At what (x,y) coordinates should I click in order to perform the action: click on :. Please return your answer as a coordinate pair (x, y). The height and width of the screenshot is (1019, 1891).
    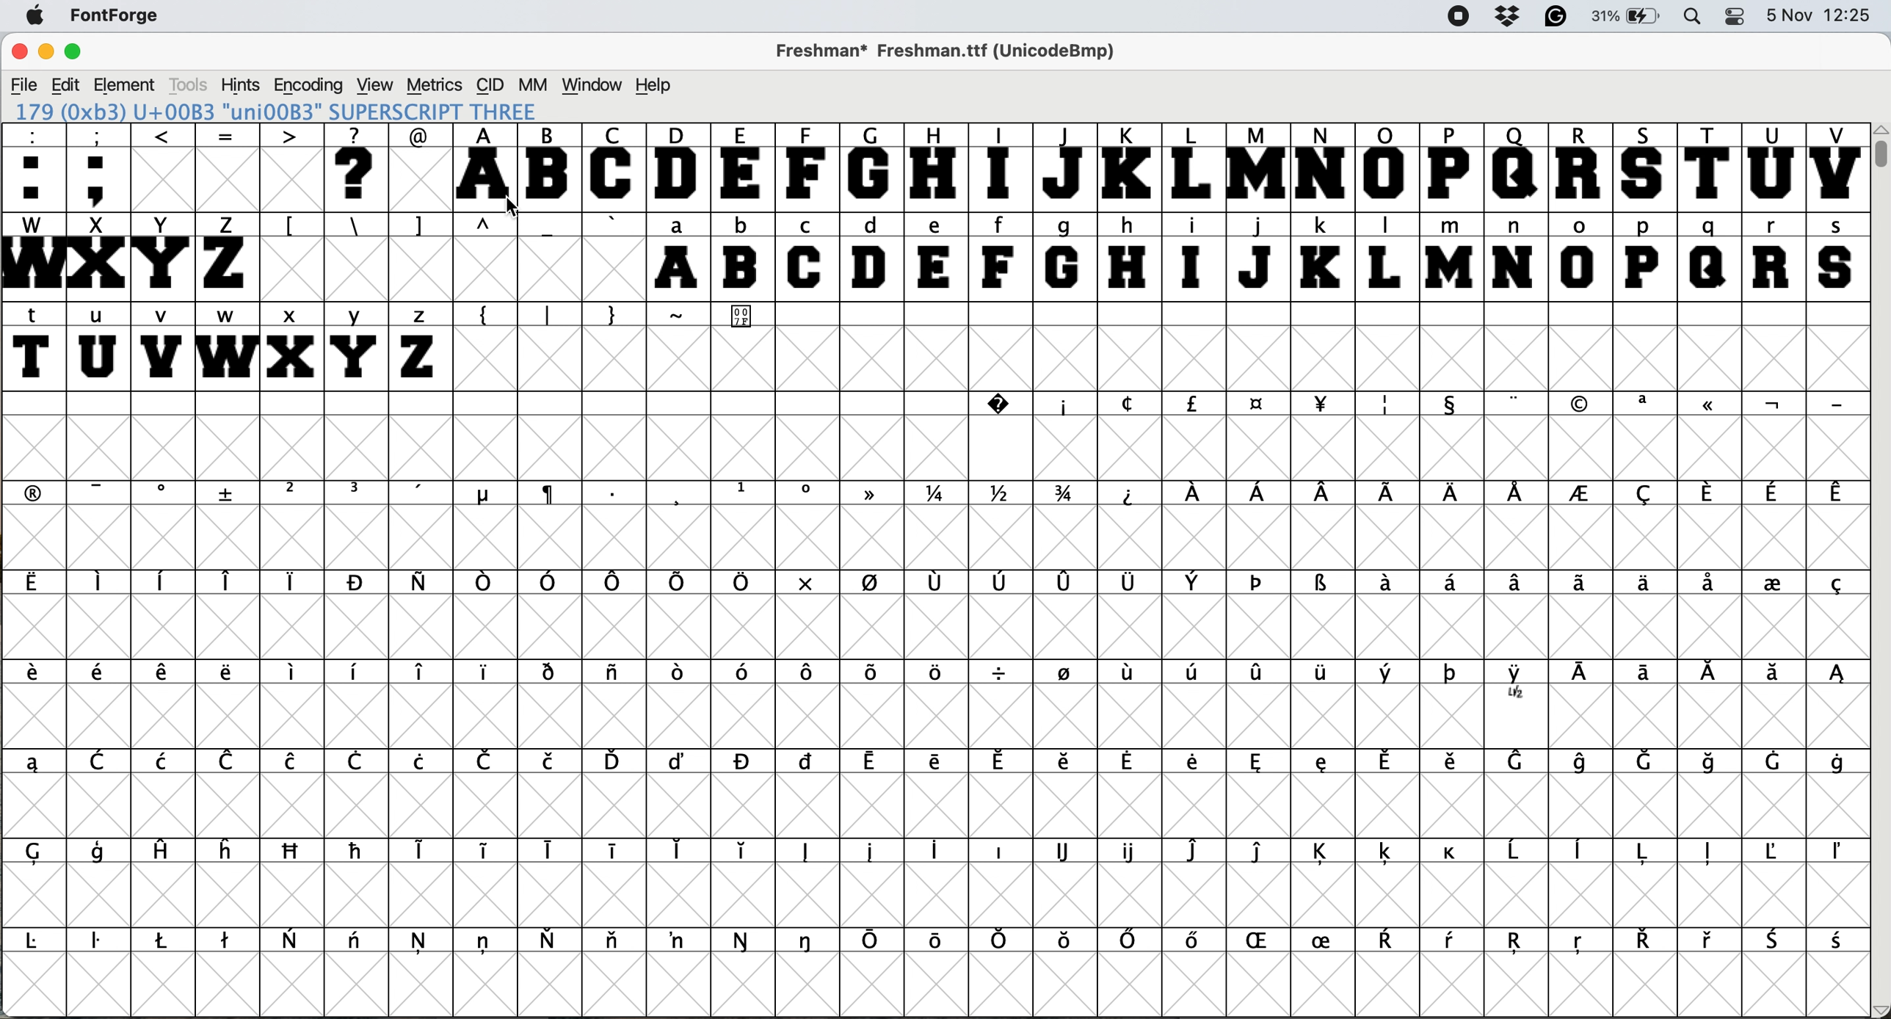
    Looking at the image, I should click on (32, 165).